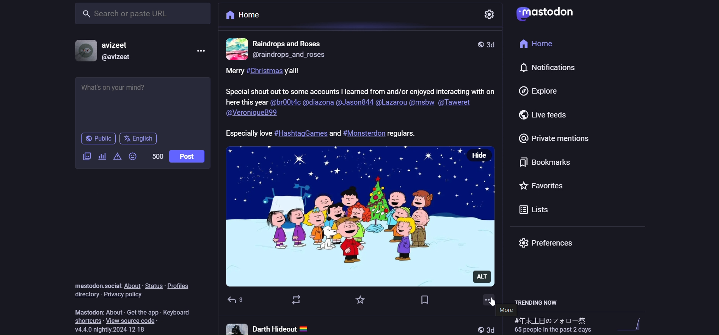  I want to click on english, so click(141, 139).